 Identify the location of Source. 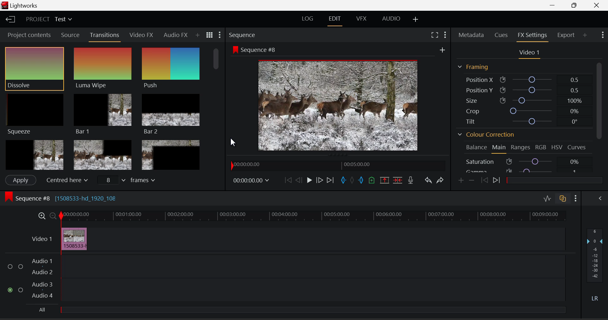
(70, 36).